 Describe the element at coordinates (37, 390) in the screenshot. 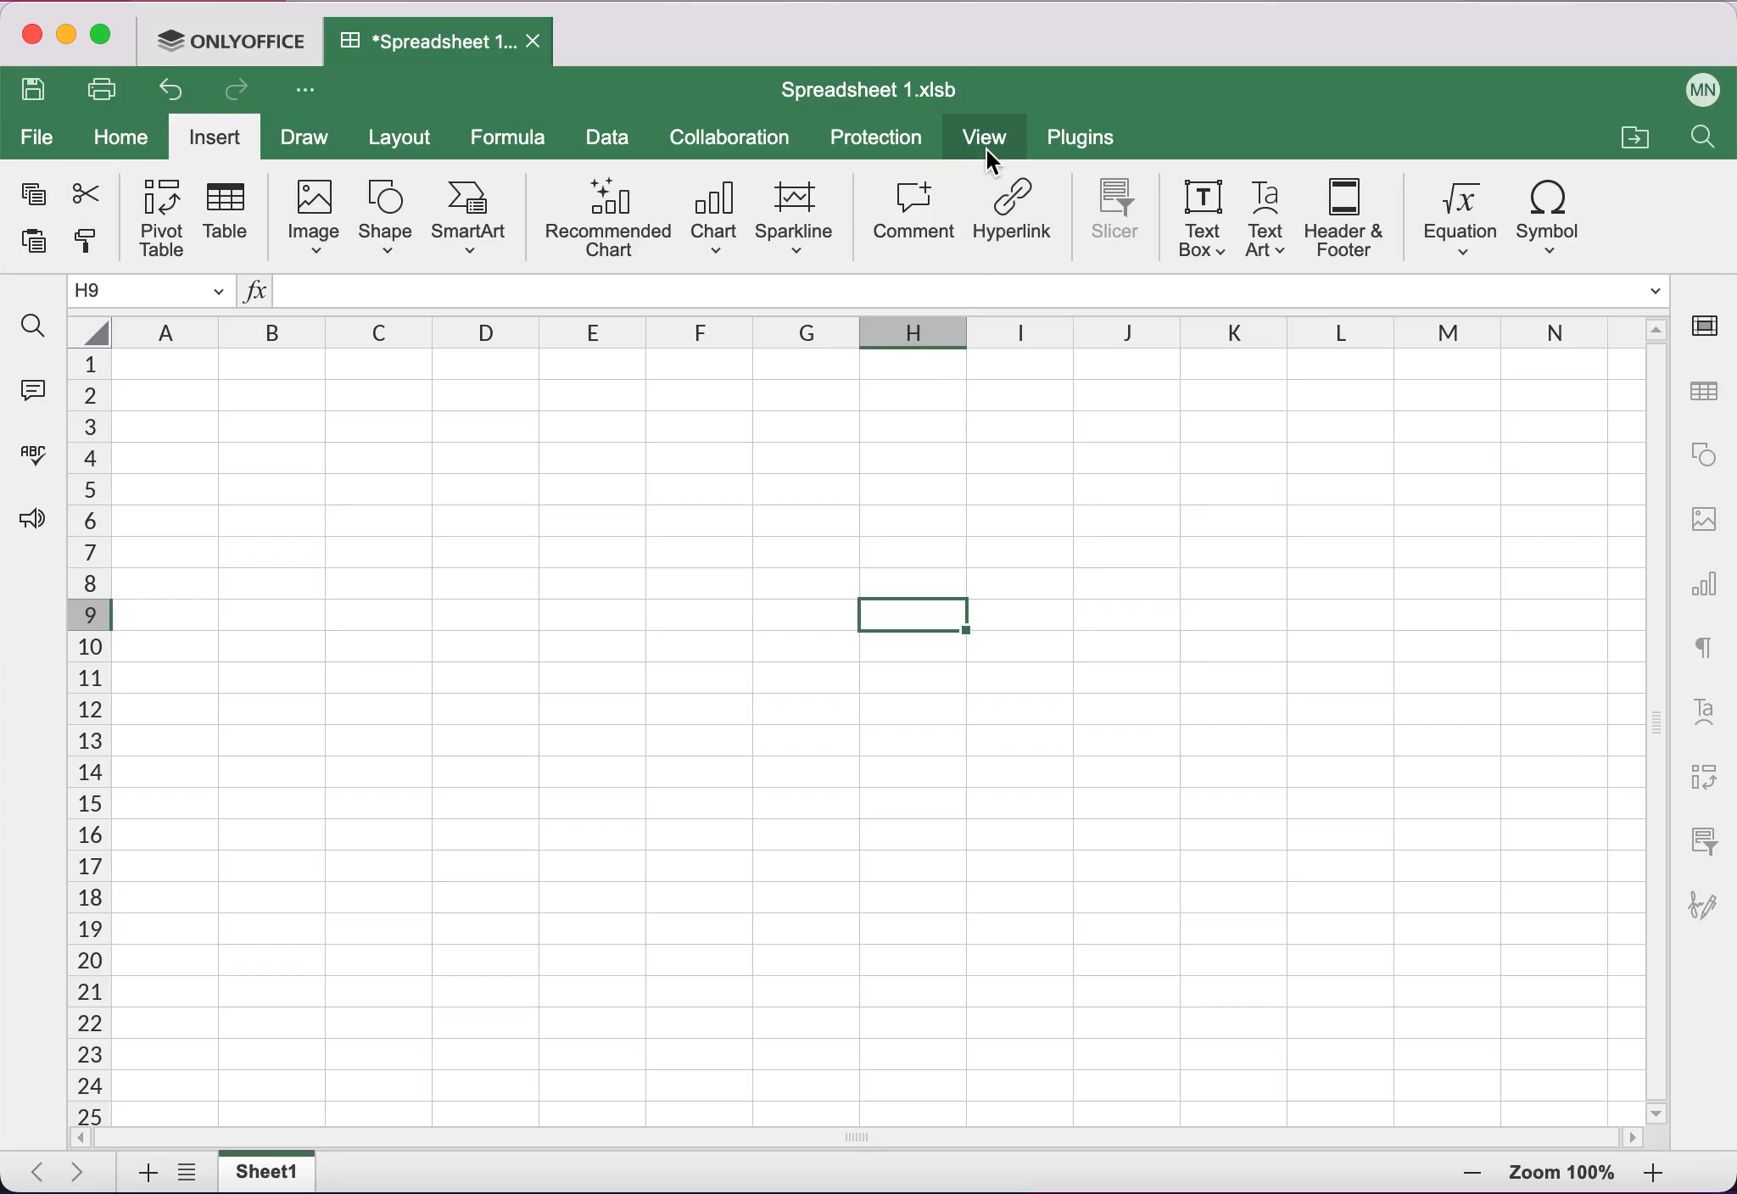

I see `comments` at that location.